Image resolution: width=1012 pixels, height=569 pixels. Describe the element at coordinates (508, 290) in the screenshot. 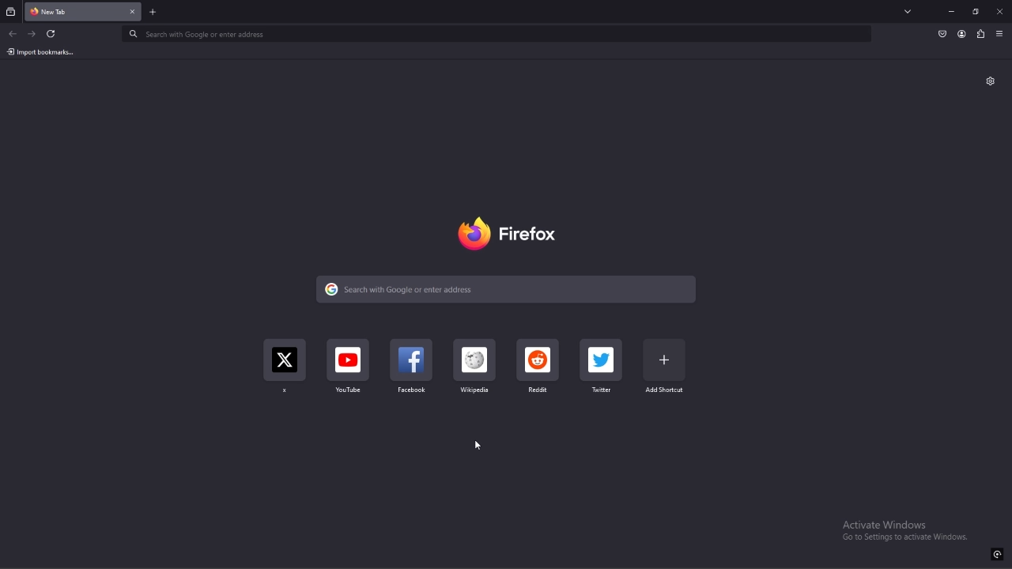

I see `search bar` at that location.